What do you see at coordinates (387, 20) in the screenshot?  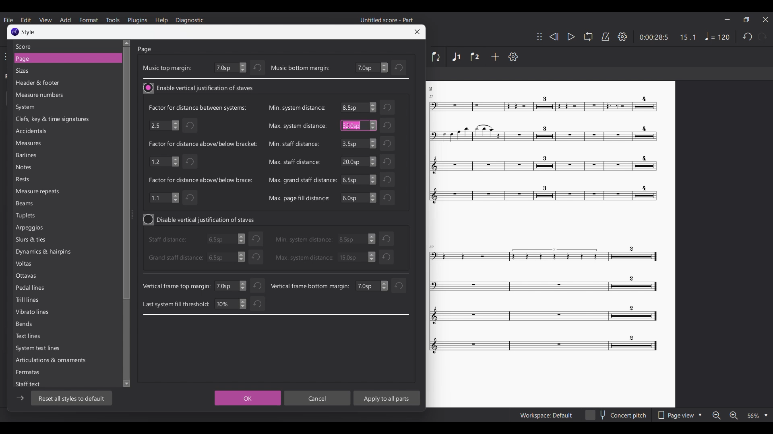 I see `Untitled score - Part` at bounding box center [387, 20].